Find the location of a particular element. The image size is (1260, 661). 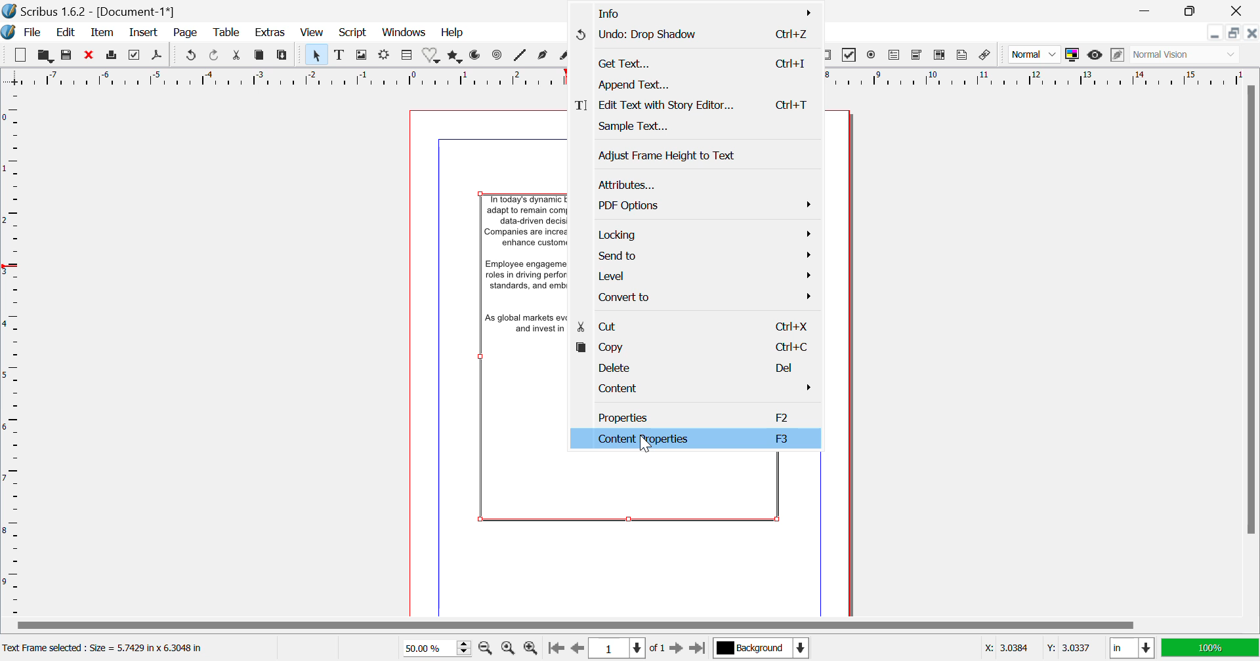

Scroll Bar is located at coordinates (637, 624).